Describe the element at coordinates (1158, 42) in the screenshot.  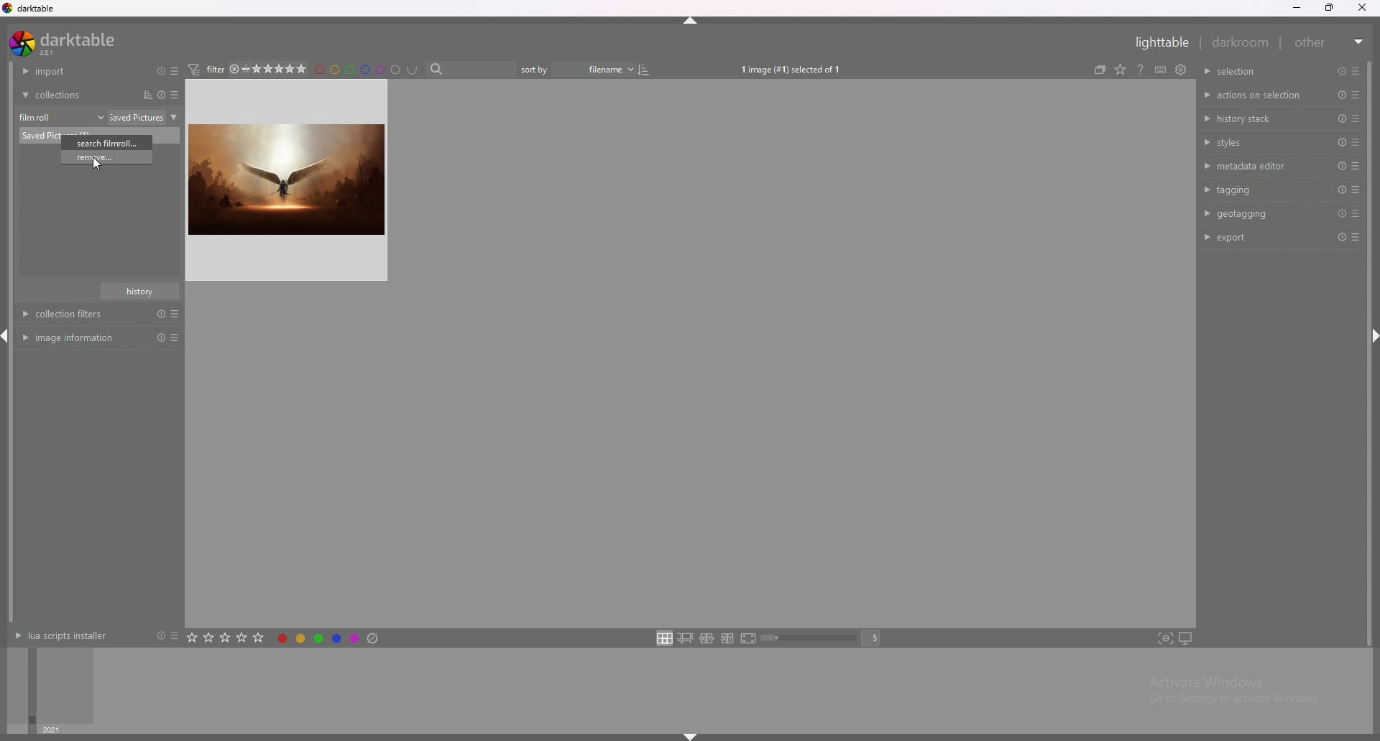
I see `lighttable` at that location.